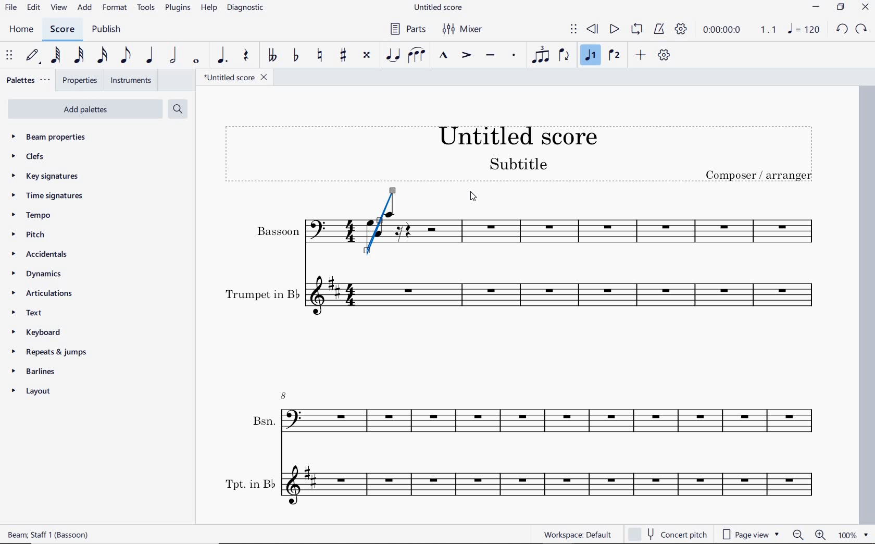 The height and width of the screenshot is (544, 875). I want to click on Trumpet in B, so click(526, 303).